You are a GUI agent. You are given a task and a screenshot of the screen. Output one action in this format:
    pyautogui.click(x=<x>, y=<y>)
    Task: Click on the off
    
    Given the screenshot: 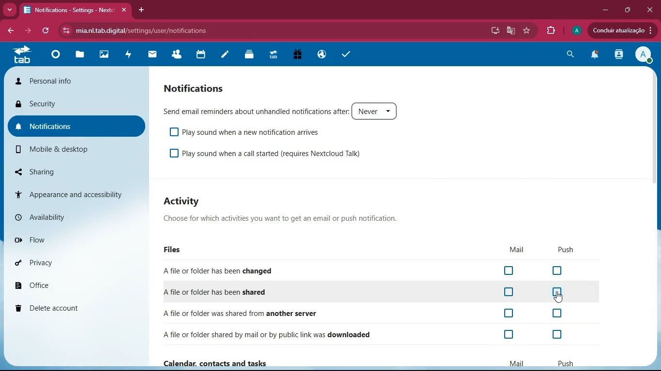 What is the action you would take?
    pyautogui.click(x=561, y=335)
    